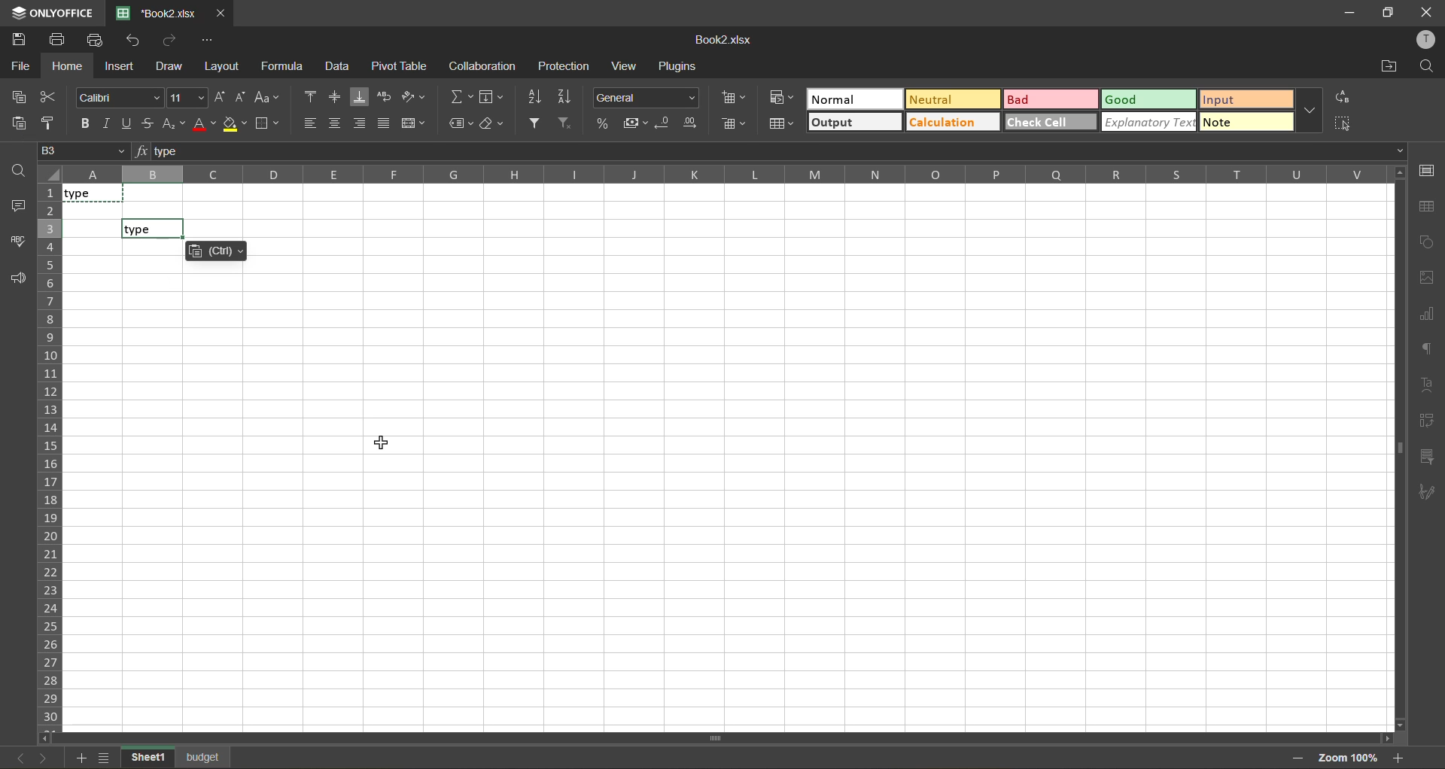  Describe the element at coordinates (339, 65) in the screenshot. I see `data` at that location.